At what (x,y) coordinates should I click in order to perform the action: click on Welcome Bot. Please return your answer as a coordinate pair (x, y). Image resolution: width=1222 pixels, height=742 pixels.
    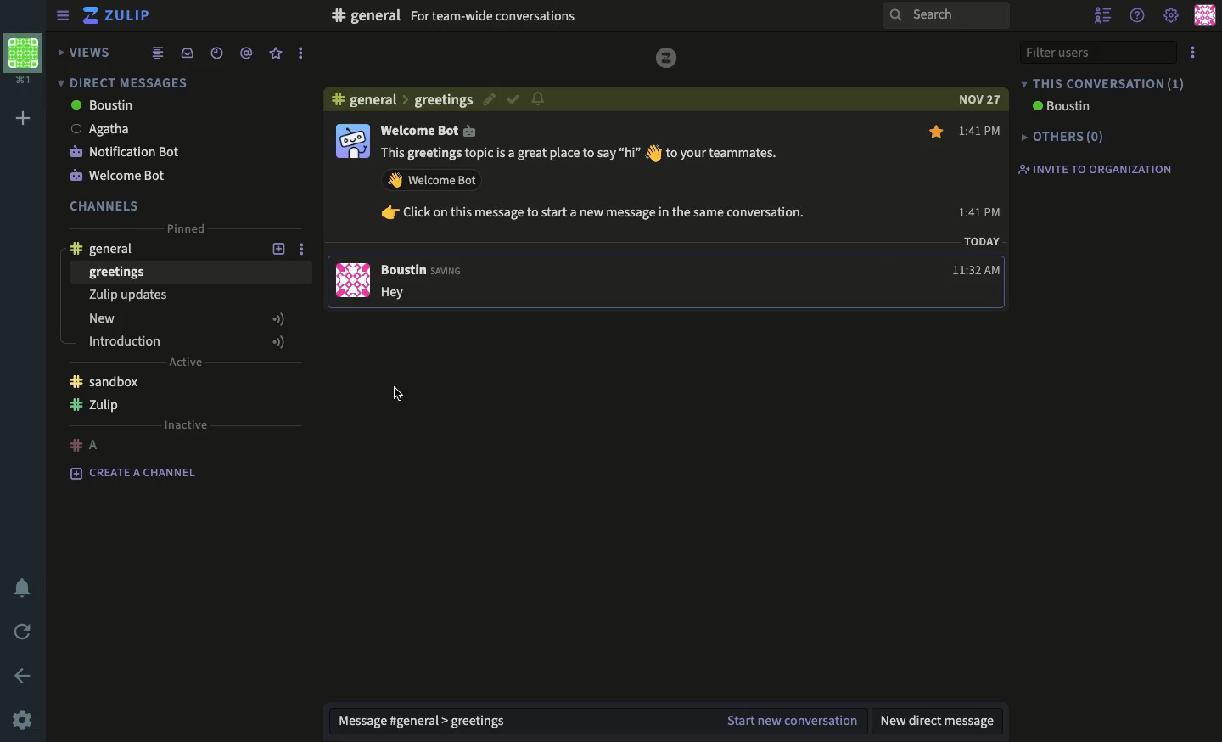
    Looking at the image, I should click on (436, 131).